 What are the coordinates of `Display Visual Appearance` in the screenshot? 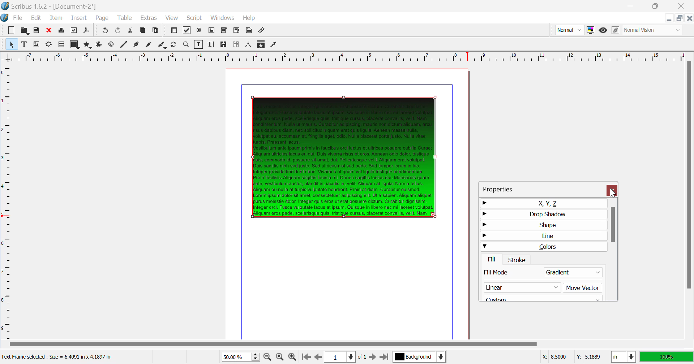 It's located at (654, 30).